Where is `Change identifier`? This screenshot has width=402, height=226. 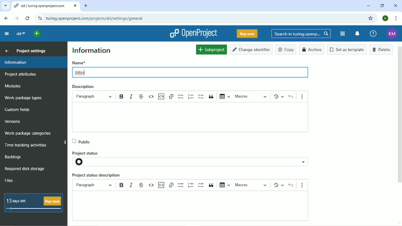 Change identifier is located at coordinates (251, 50).